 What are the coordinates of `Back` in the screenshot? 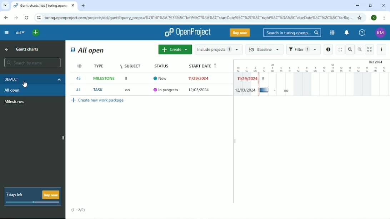 It's located at (7, 18).